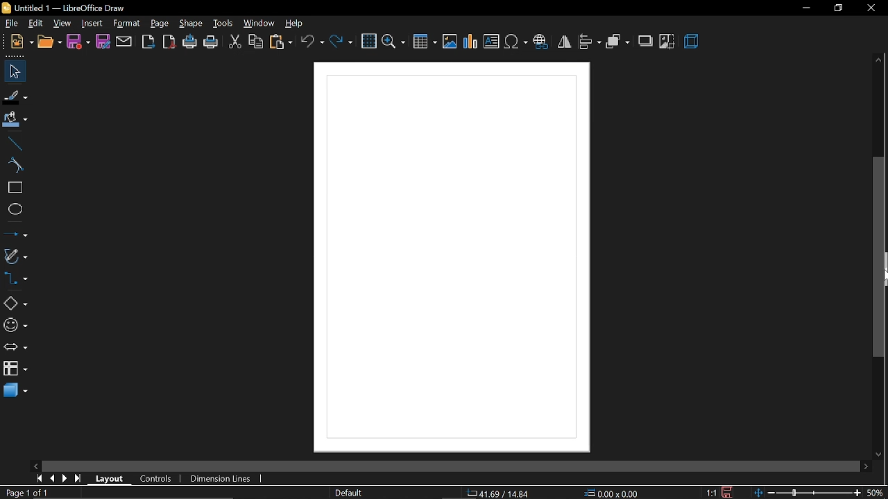 This screenshot has width=888, height=499. I want to click on tools, so click(225, 24).